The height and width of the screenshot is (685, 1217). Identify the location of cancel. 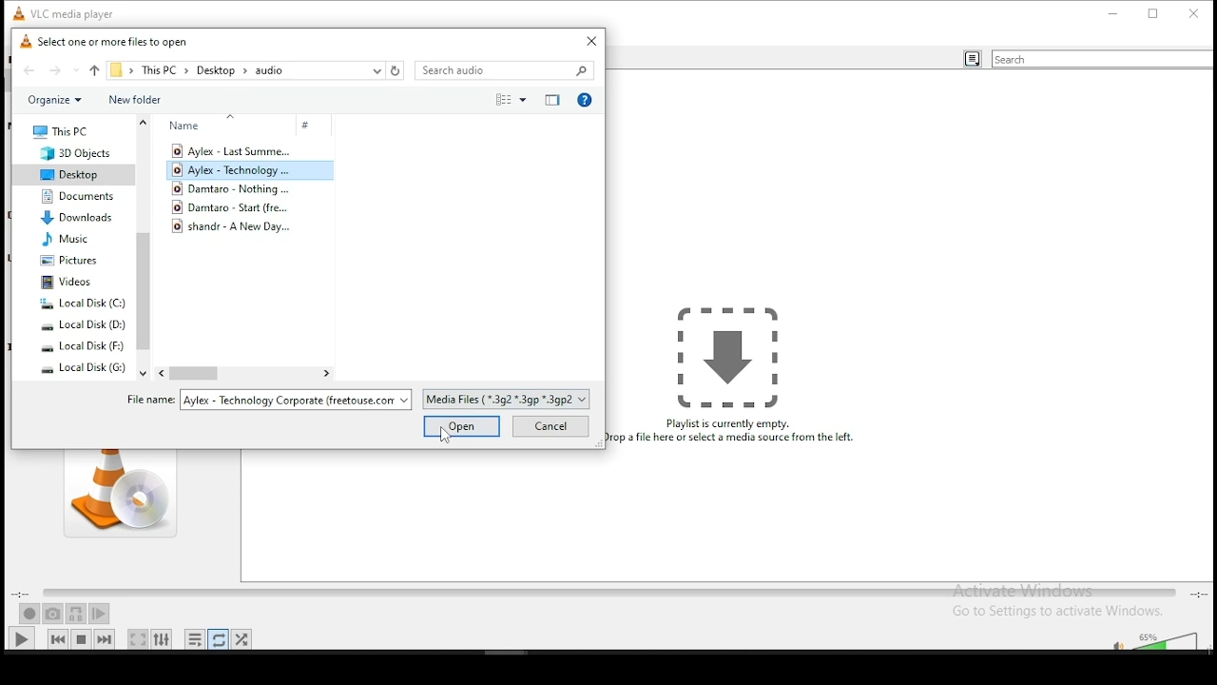
(549, 428).